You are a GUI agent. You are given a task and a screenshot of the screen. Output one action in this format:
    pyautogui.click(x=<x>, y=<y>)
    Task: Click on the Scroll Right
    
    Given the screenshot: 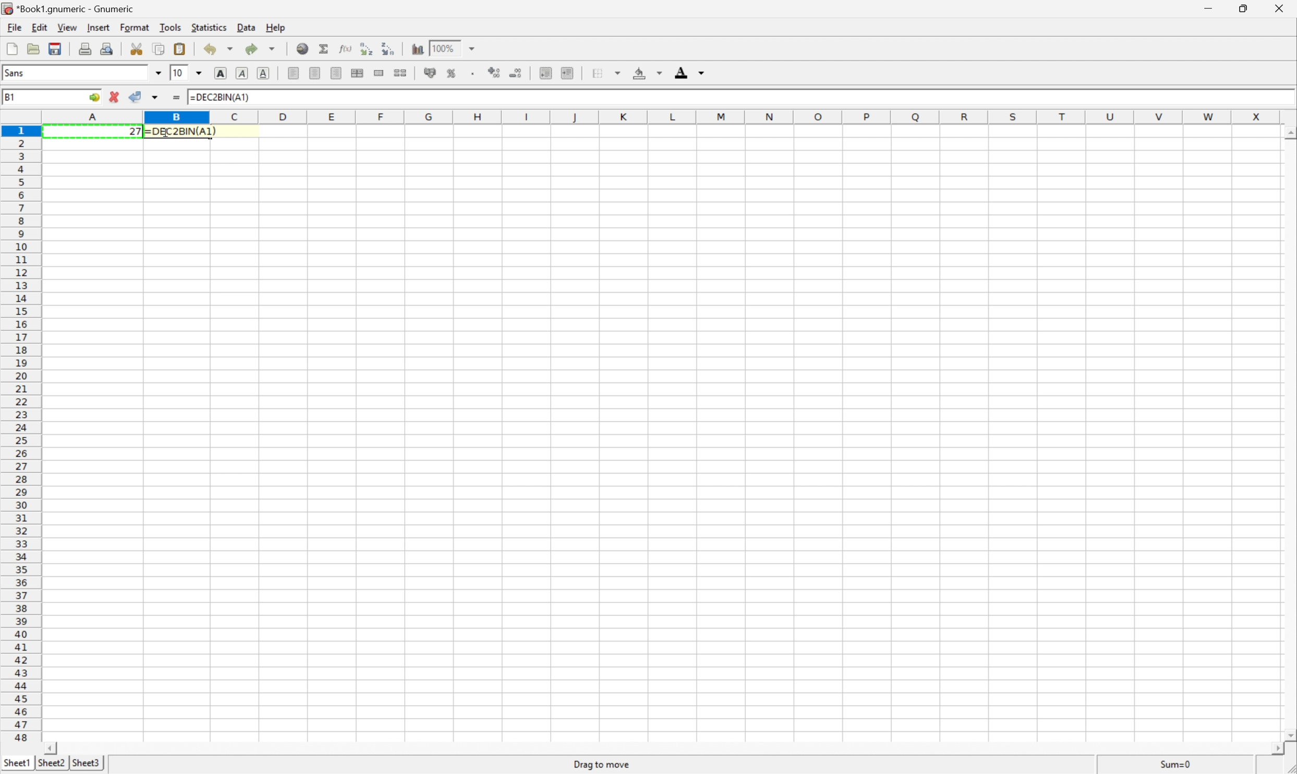 What is the action you would take?
    pyautogui.click(x=1272, y=746)
    